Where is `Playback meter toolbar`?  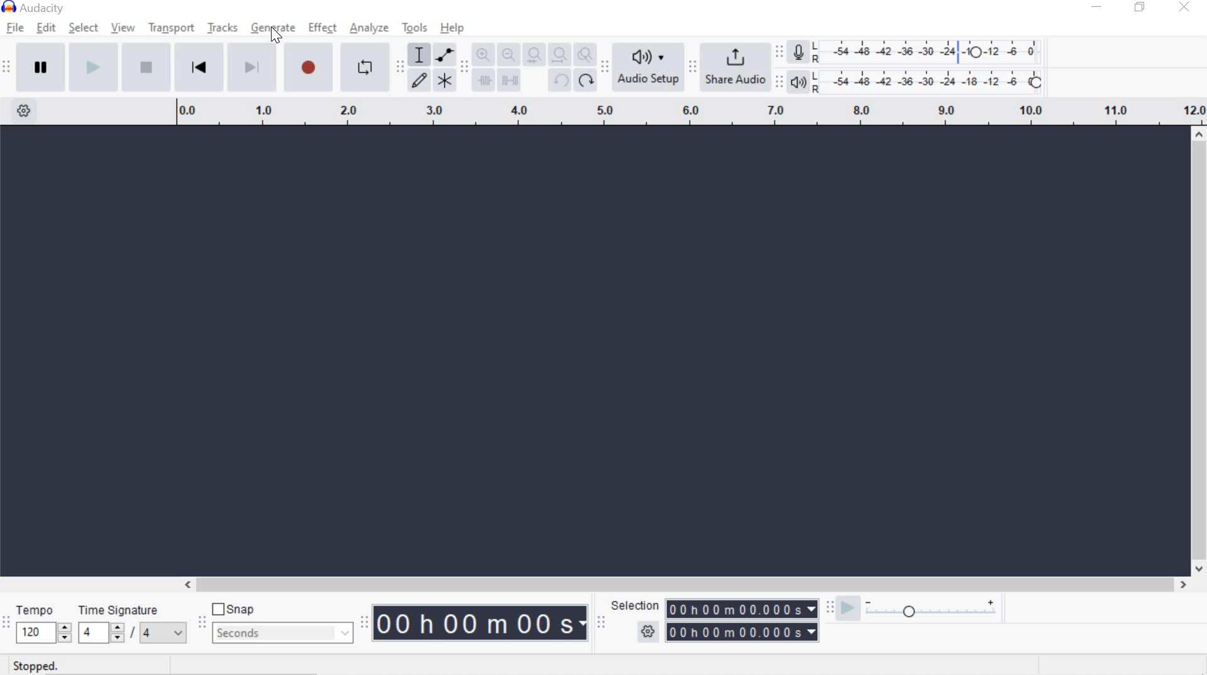 Playback meter toolbar is located at coordinates (780, 84).